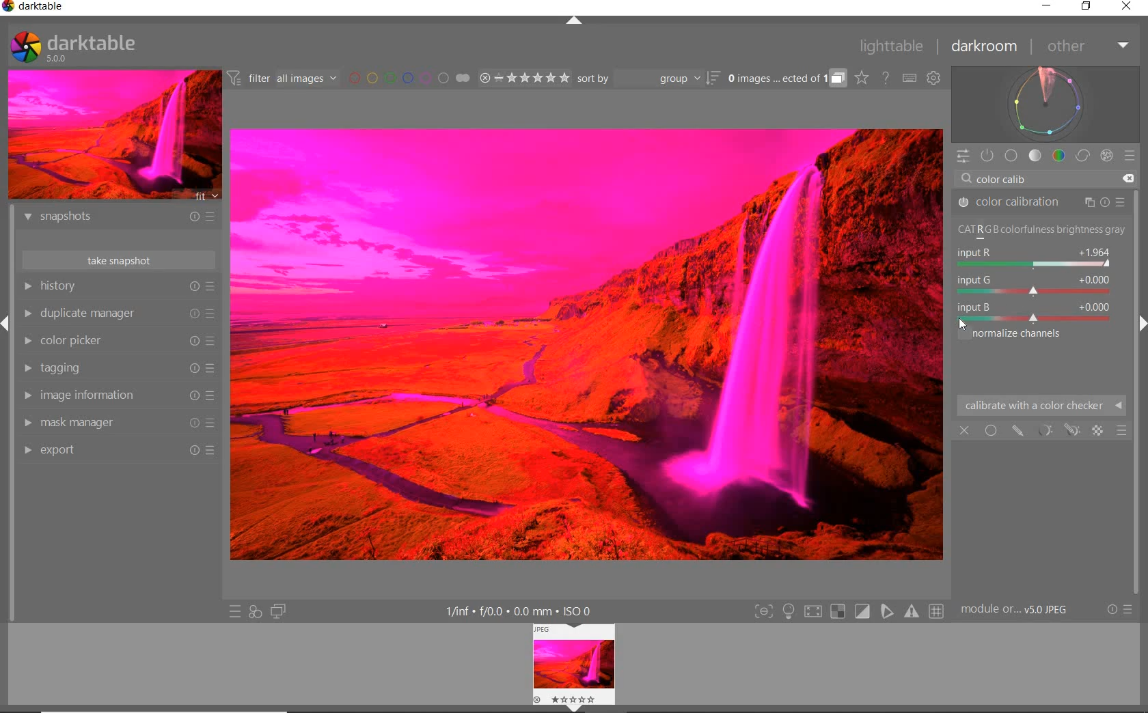  Describe the element at coordinates (1056, 431) in the screenshot. I see `MASK OPTIONS` at that location.